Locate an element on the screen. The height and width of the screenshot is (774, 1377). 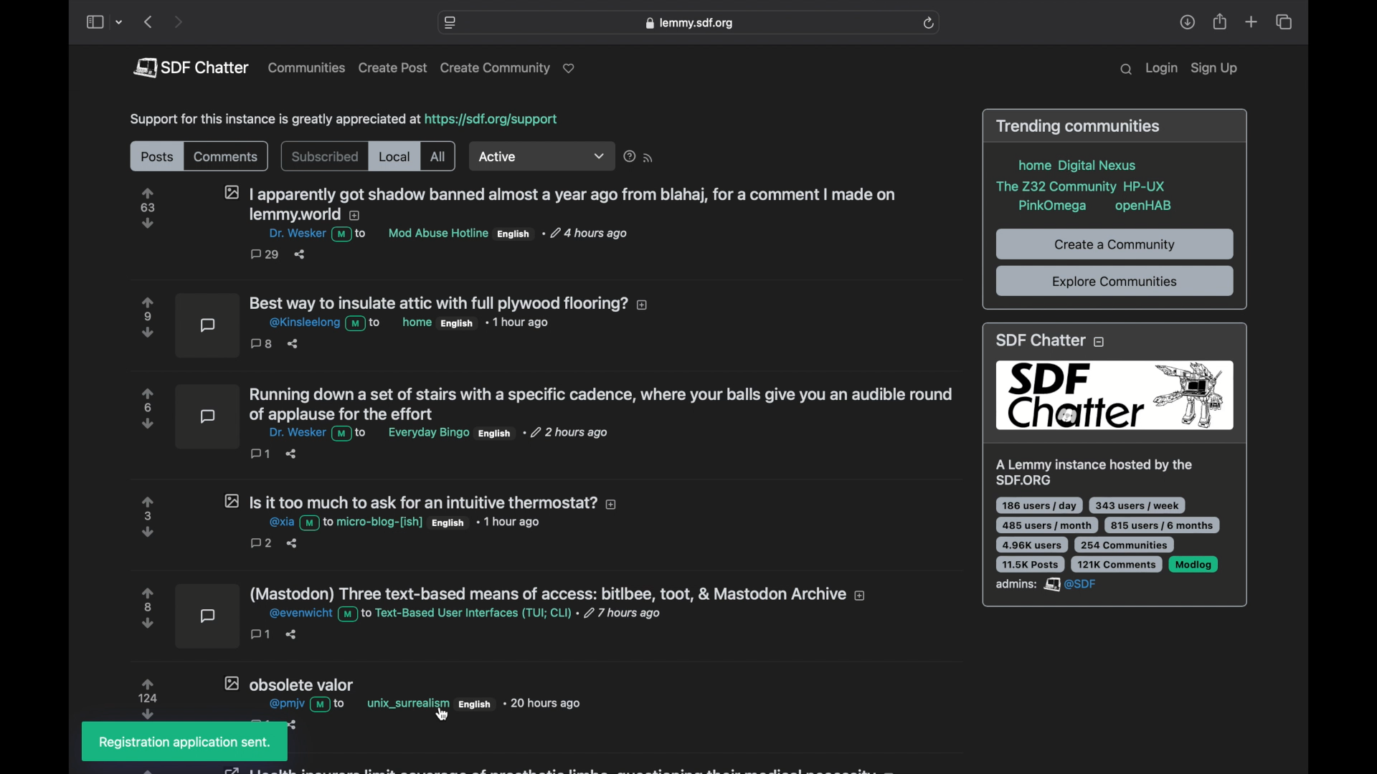
tab group picker is located at coordinates (120, 23).